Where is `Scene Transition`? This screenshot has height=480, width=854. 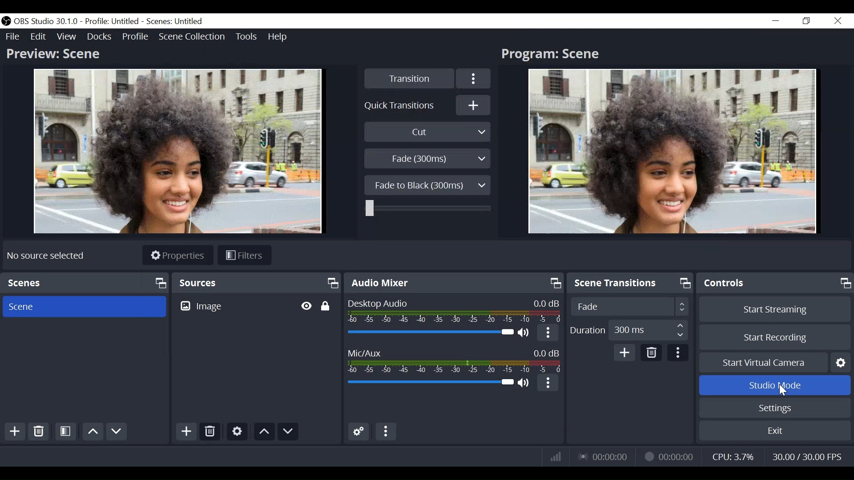 Scene Transition is located at coordinates (630, 284).